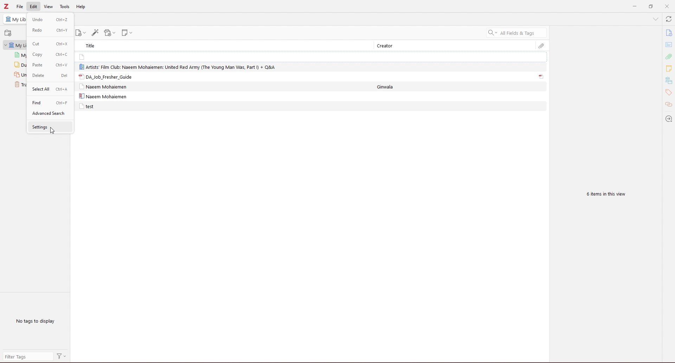  What do you see at coordinates (50, 44) in the screenshot?
I see `cut` at bounding box center [50, 44].